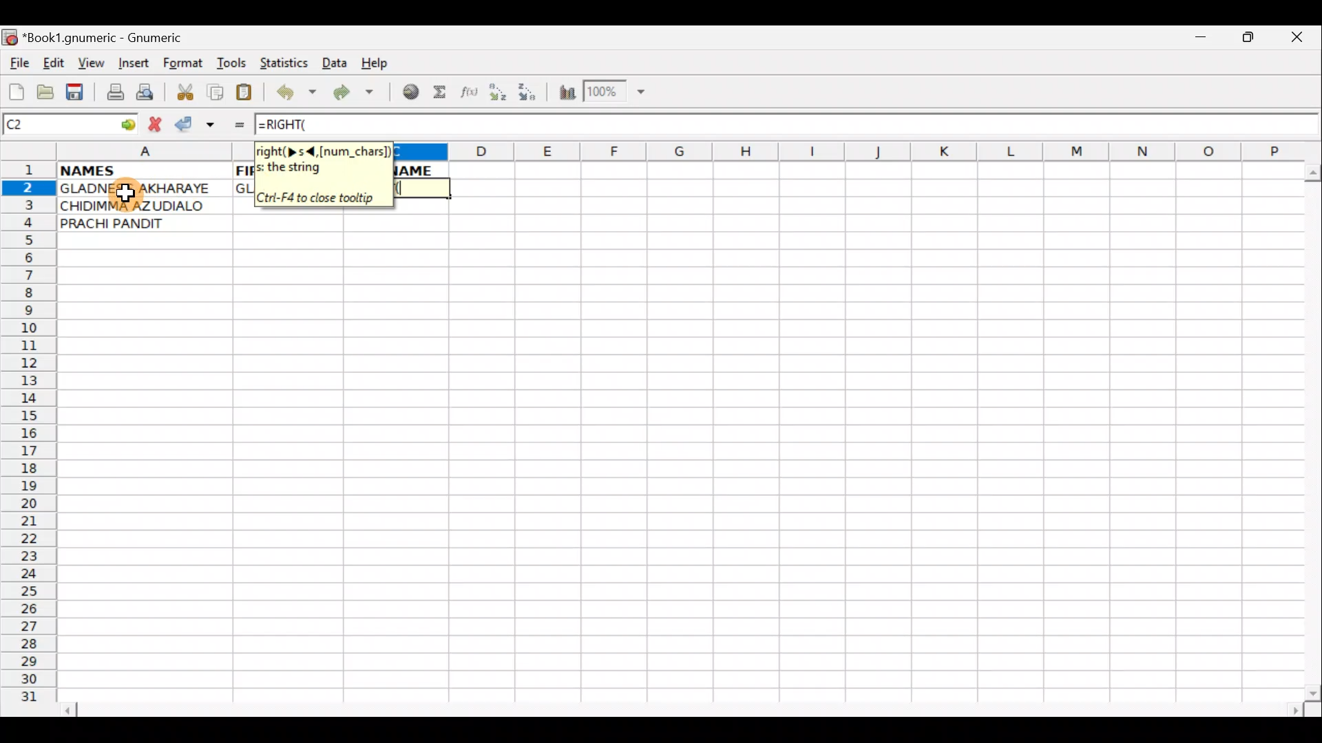 The image size is (1322, 743). Describe the element at coordinates (302, 125) in the screenshot. I see `=RIGHT(` at that location.